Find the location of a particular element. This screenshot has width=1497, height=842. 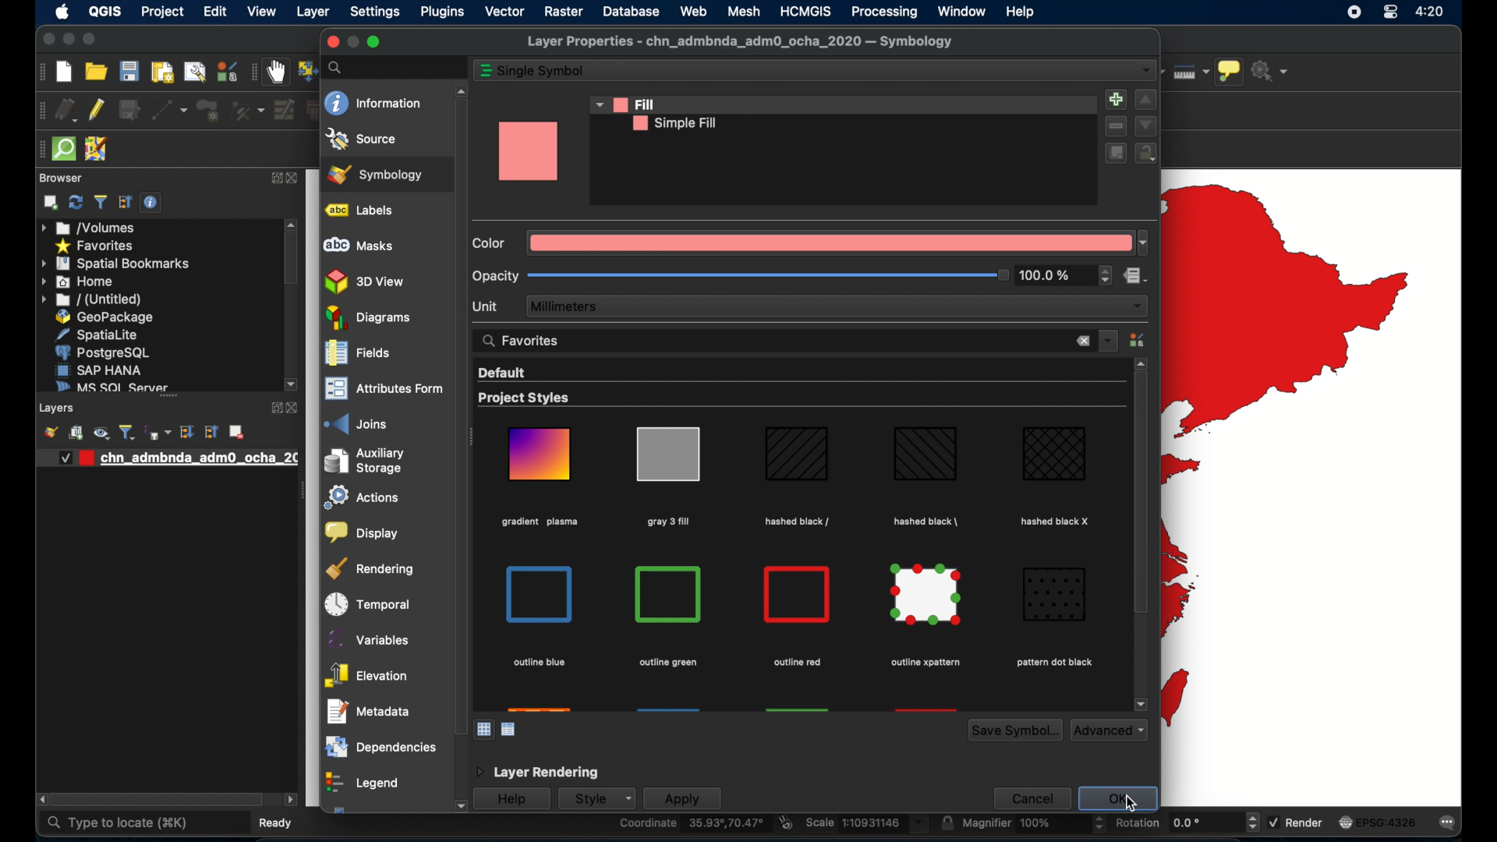

scroll down arrow is located at coordinates (292, 385).